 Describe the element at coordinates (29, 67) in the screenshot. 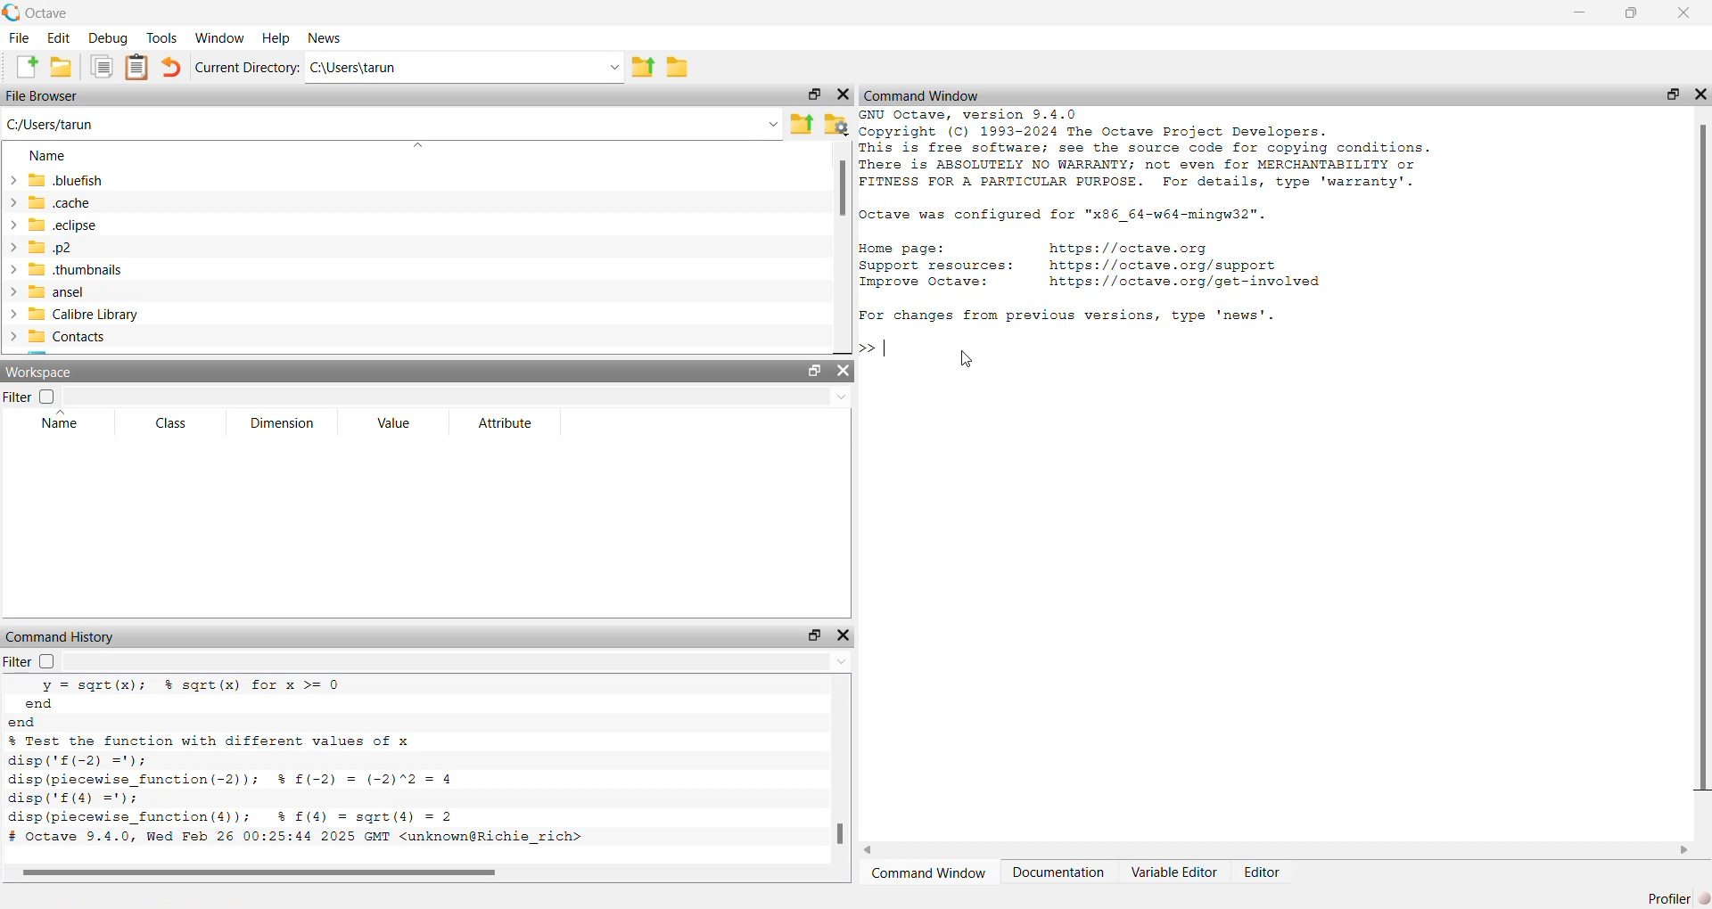

I see `New script` at that location.